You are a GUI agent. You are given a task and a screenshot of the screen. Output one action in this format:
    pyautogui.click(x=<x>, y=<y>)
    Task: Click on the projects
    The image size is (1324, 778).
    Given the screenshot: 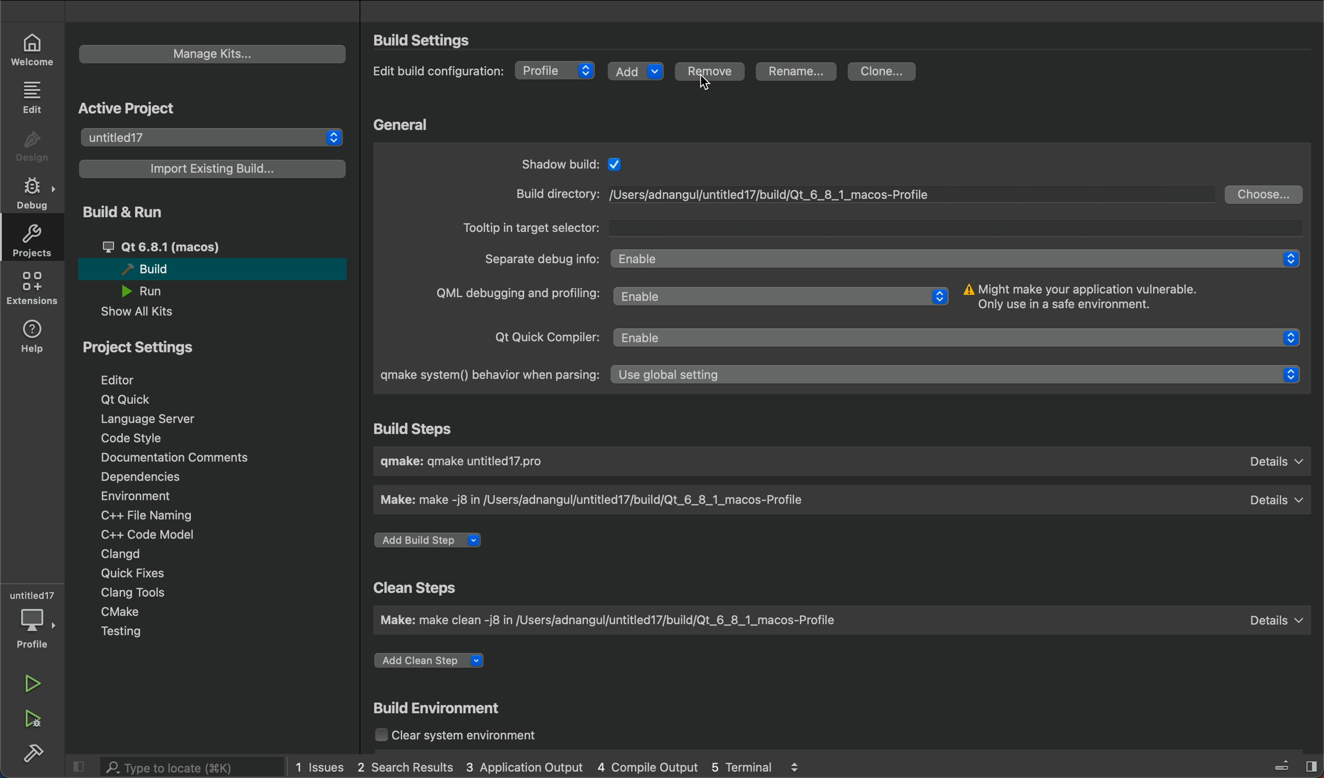 What is the action you would take?
    pyautogui.click(x=34, y=242)
    